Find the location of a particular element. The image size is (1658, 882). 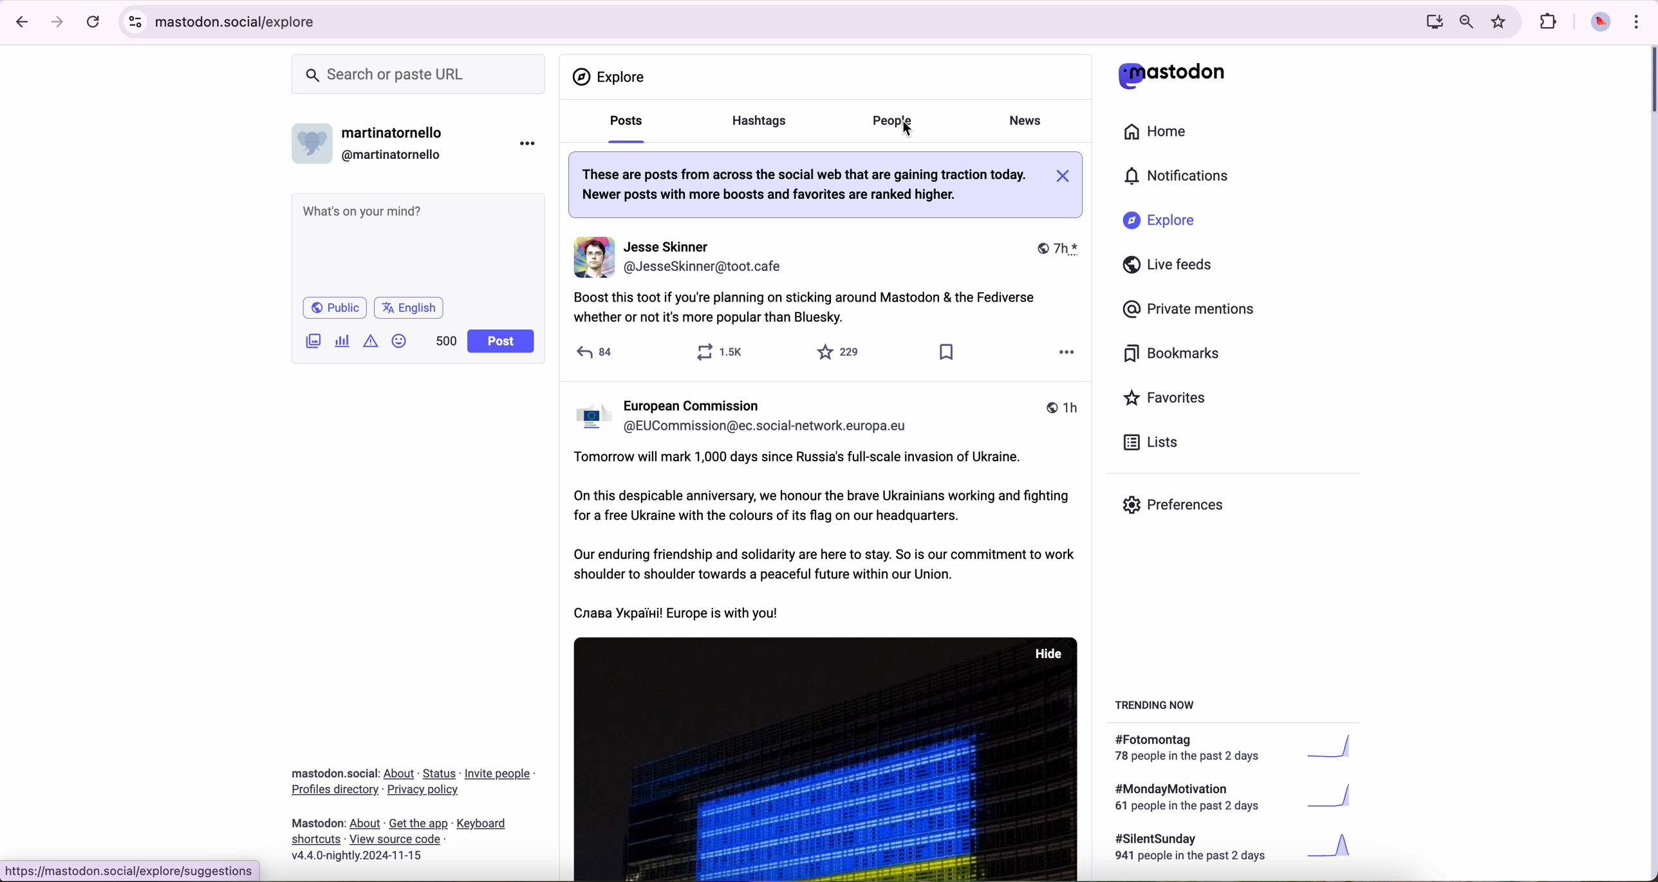

favorites is located at coordinates (1170, 400).